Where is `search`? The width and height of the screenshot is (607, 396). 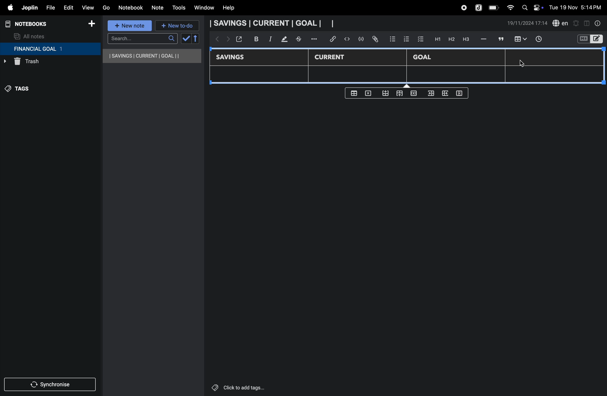 search is located at coordinates (142, 39).